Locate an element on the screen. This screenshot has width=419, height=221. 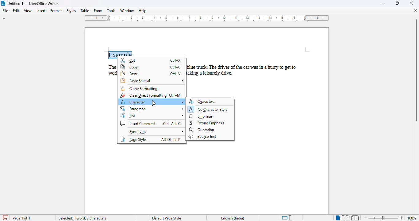
emphasis is located at coordinates (202, 116).